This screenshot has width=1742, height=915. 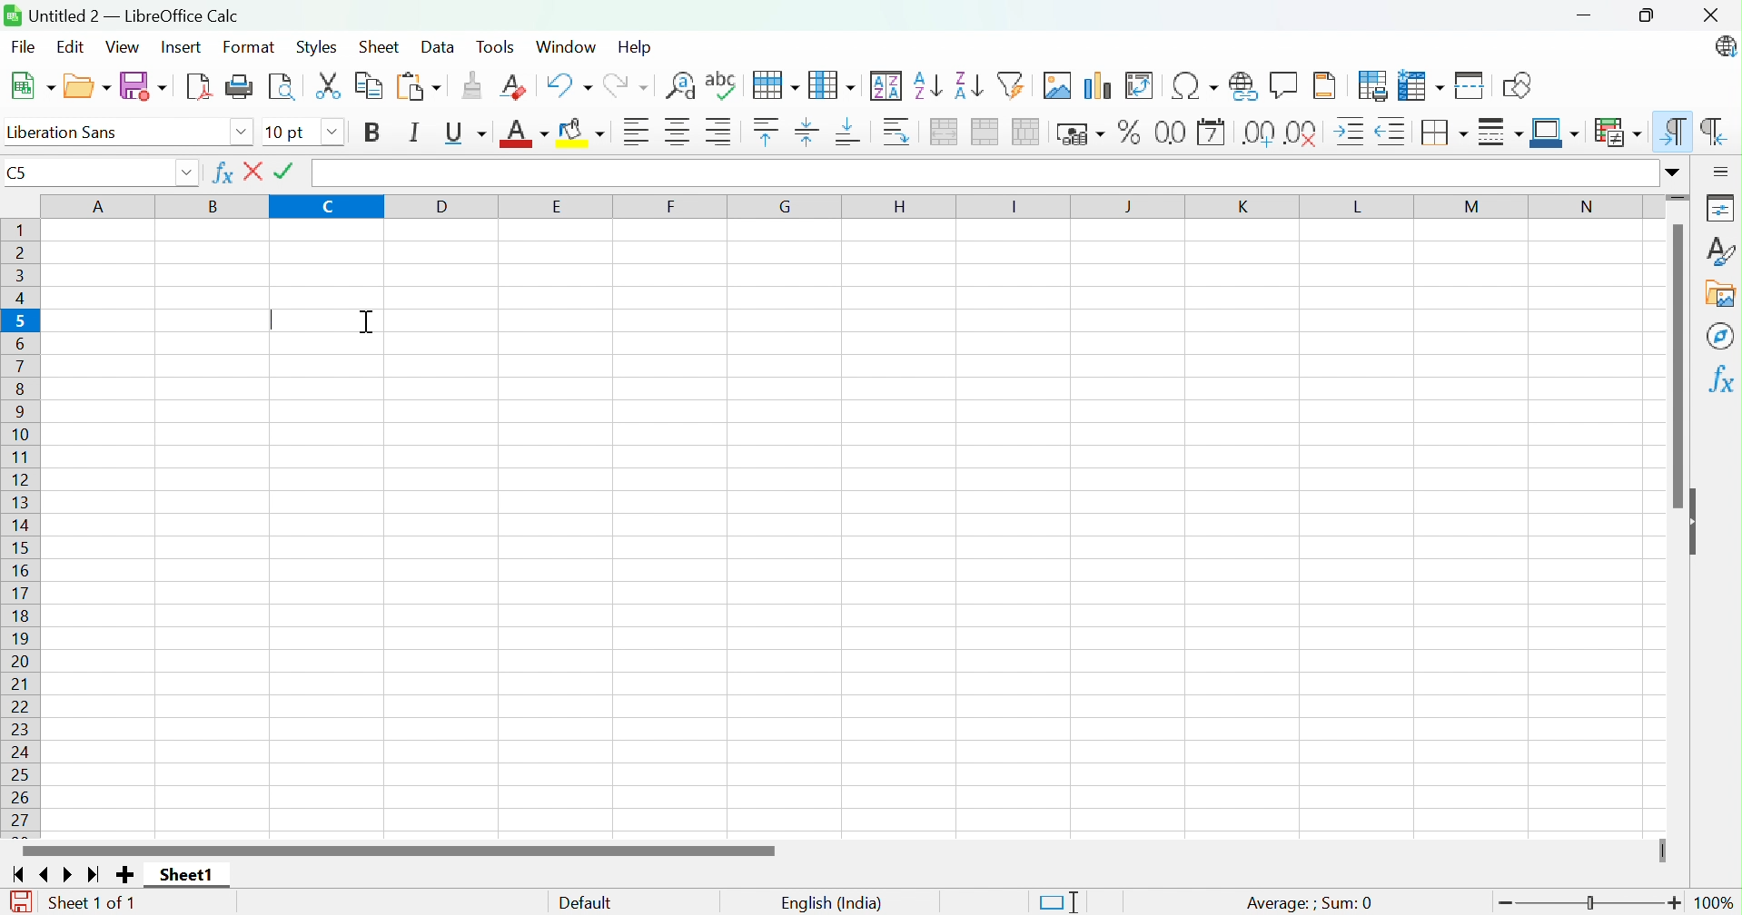 I want to click on Sheet1, so click(x=190, y=873).